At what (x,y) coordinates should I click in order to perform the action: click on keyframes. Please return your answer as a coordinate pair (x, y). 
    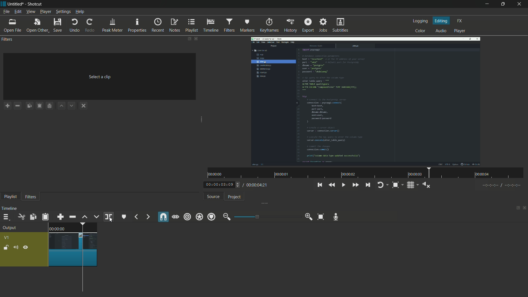
    Looking at the image, I should click on (269, 26).